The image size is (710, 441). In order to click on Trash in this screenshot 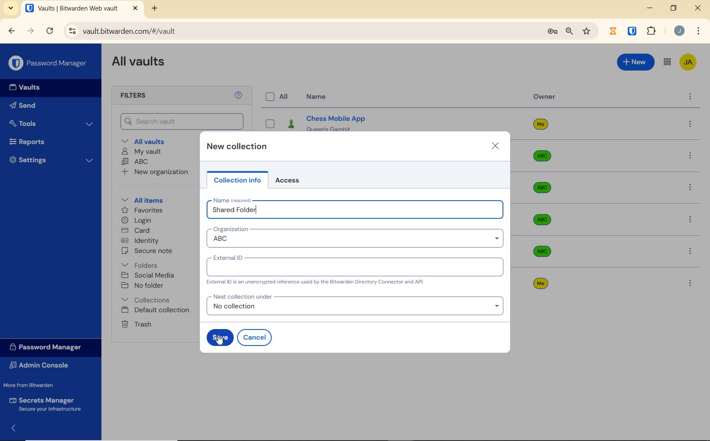, I will do `click(137, 324)`.